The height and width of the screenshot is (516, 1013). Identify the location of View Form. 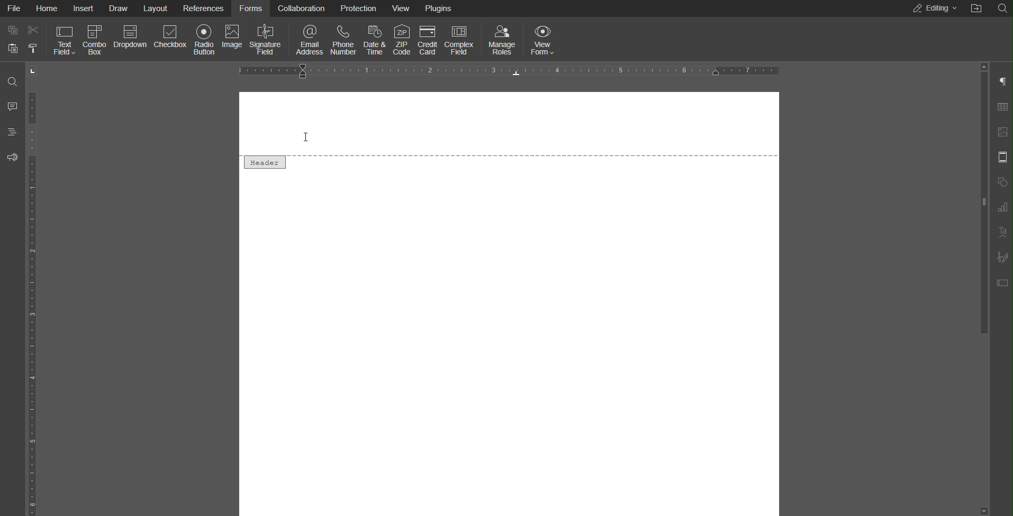
(541, 39).